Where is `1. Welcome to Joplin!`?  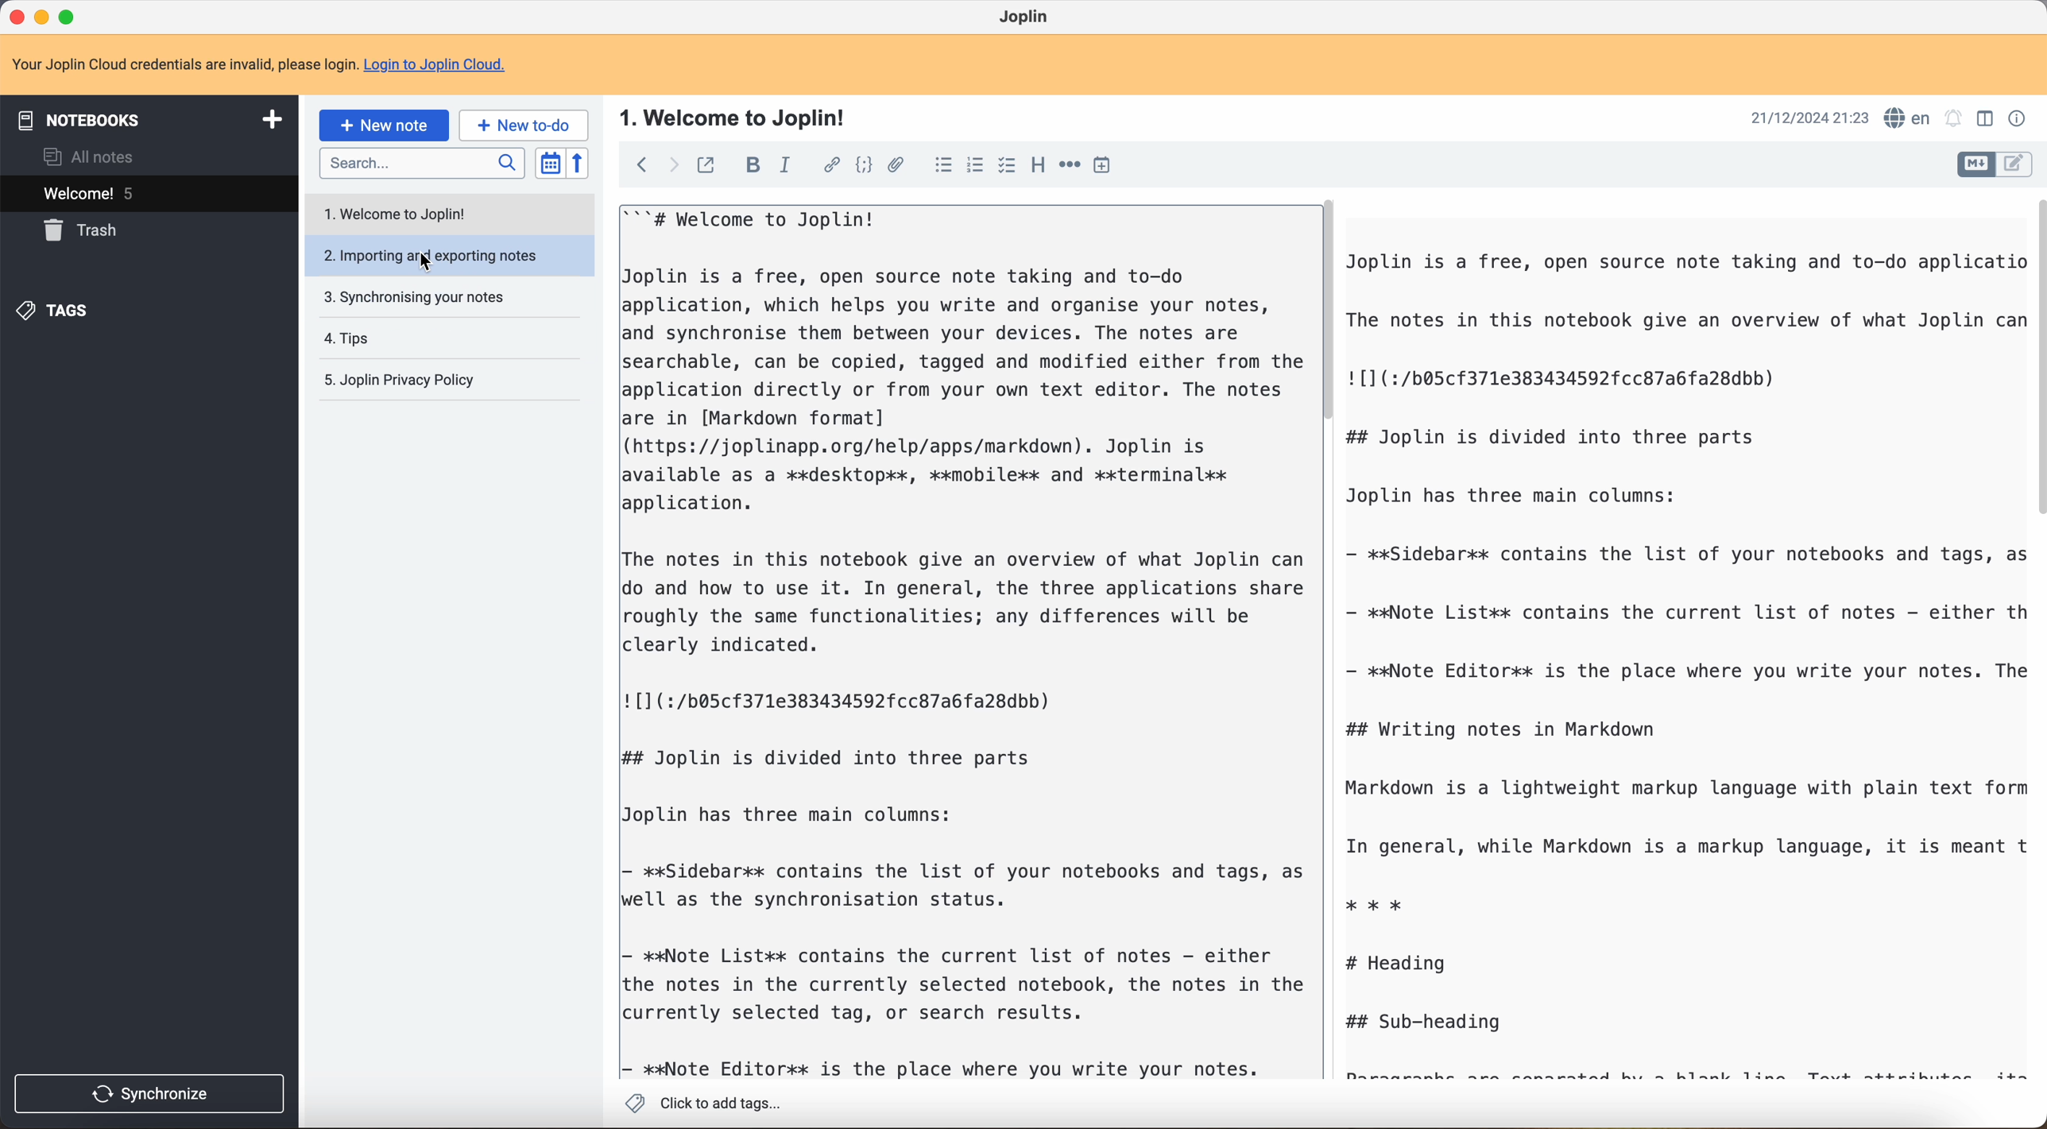 1. Welcome to Joplin! is located at coordinates (739, 116).